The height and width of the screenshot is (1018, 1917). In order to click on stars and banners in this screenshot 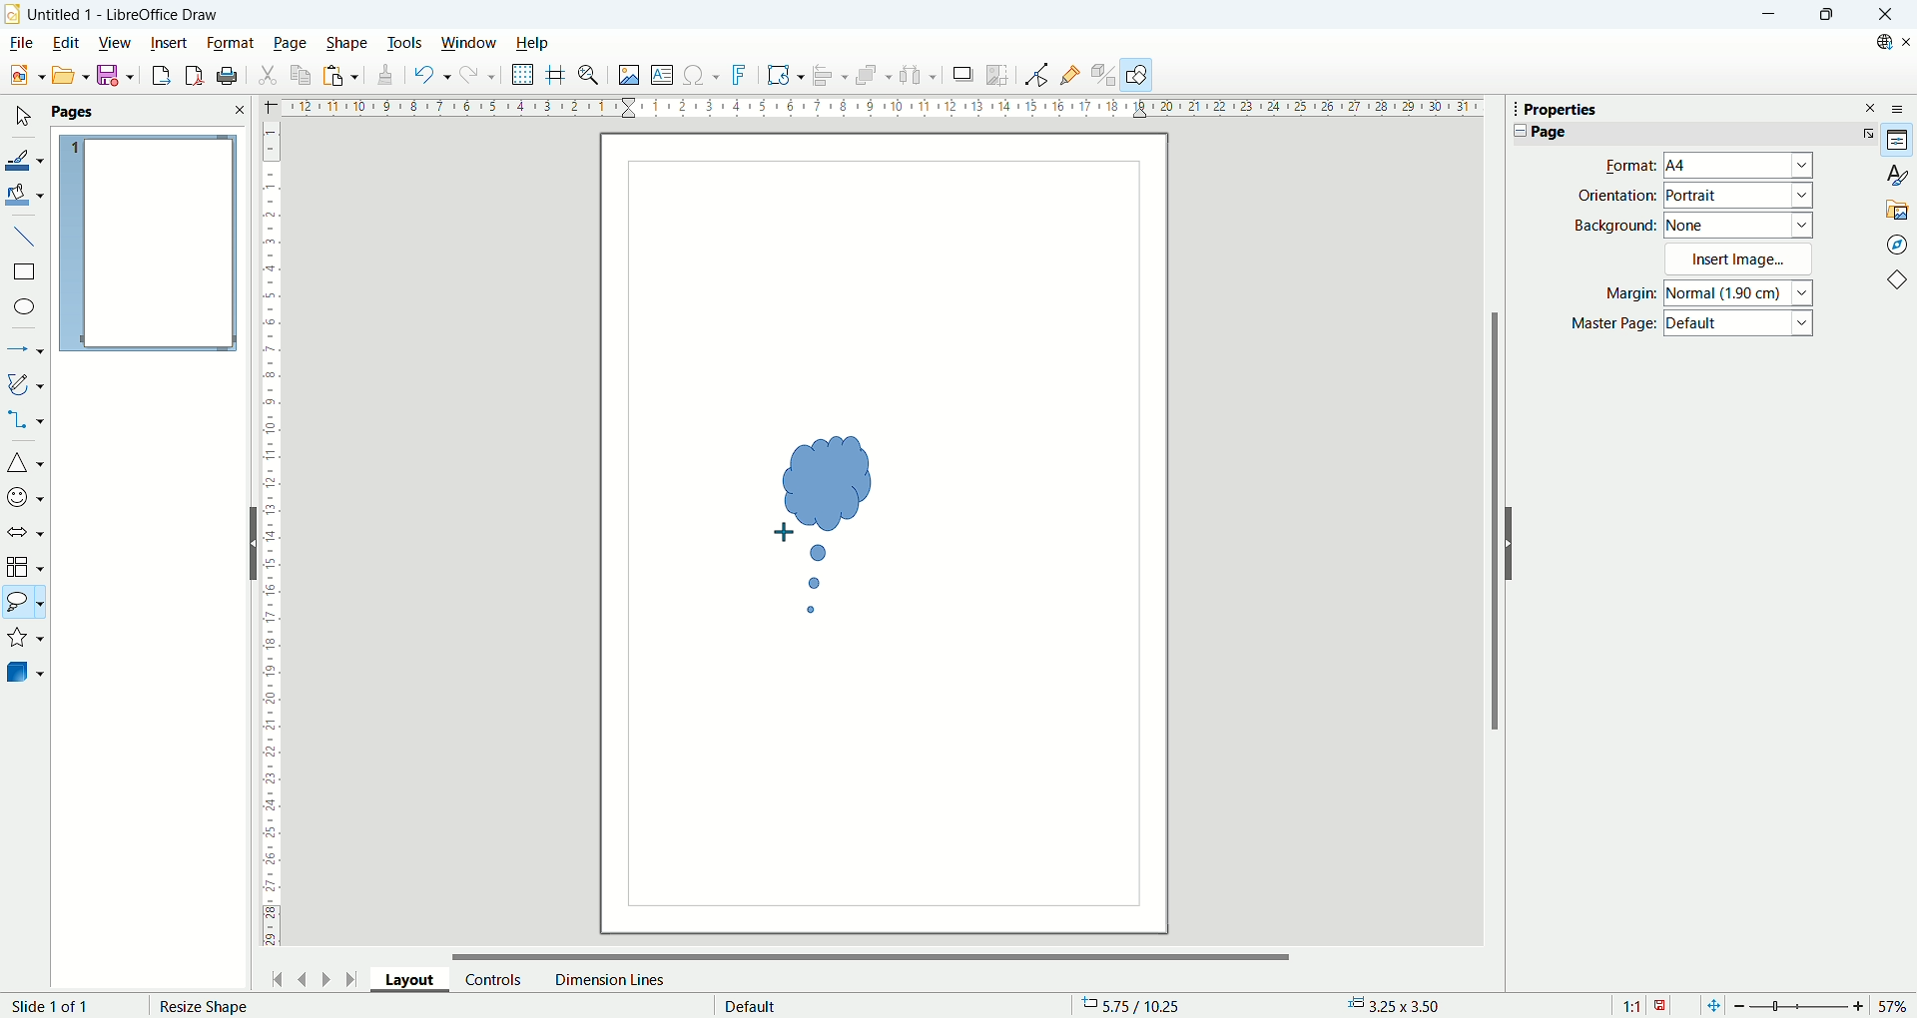, I will do `click(26, 640)`.